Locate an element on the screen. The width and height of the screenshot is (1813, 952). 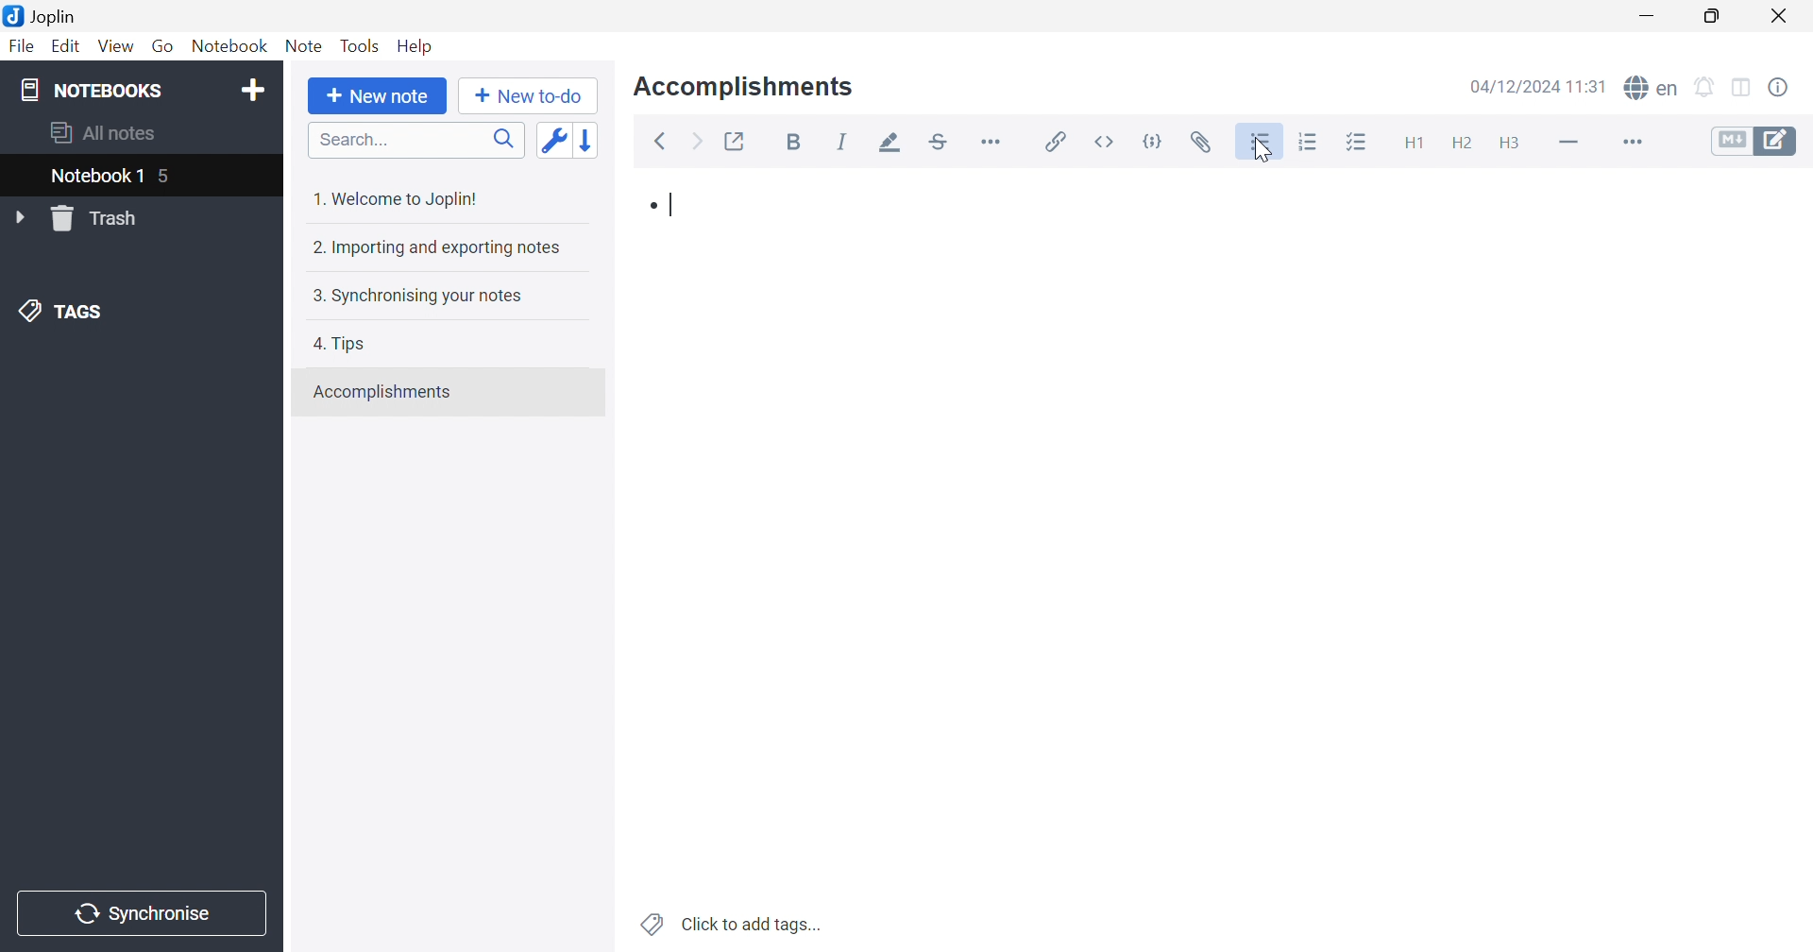
Click to add tags... is located at coordinates (733, 924).